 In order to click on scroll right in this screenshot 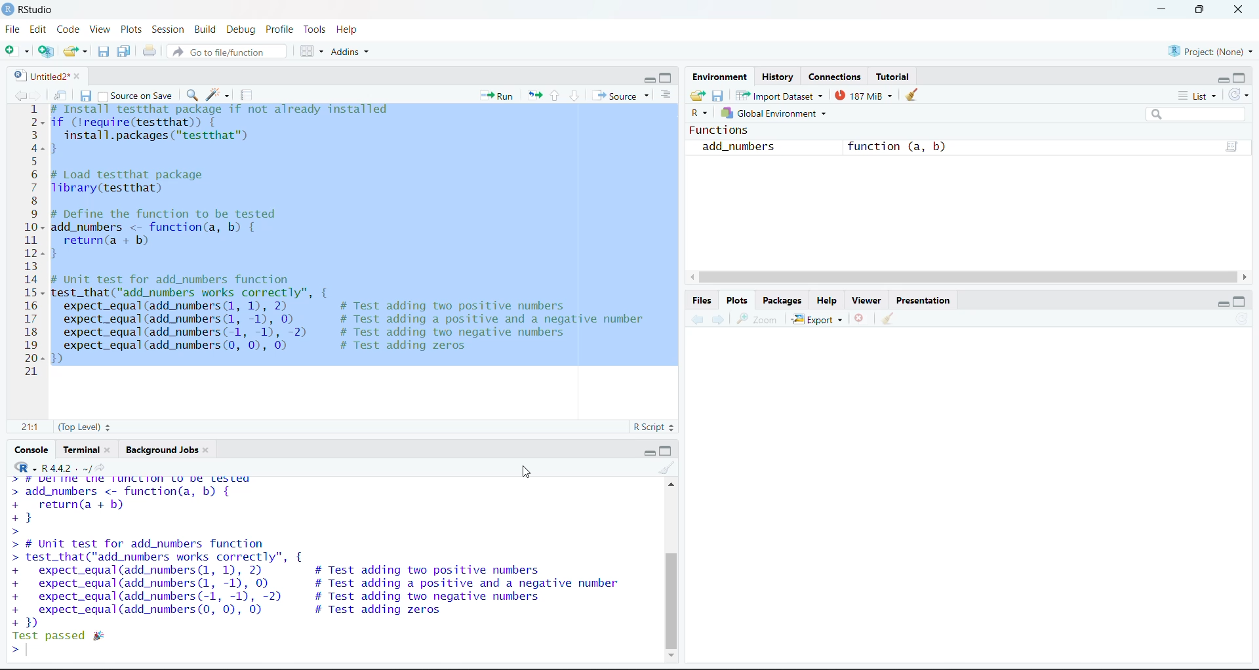, I will do `click(1244, 278)`.